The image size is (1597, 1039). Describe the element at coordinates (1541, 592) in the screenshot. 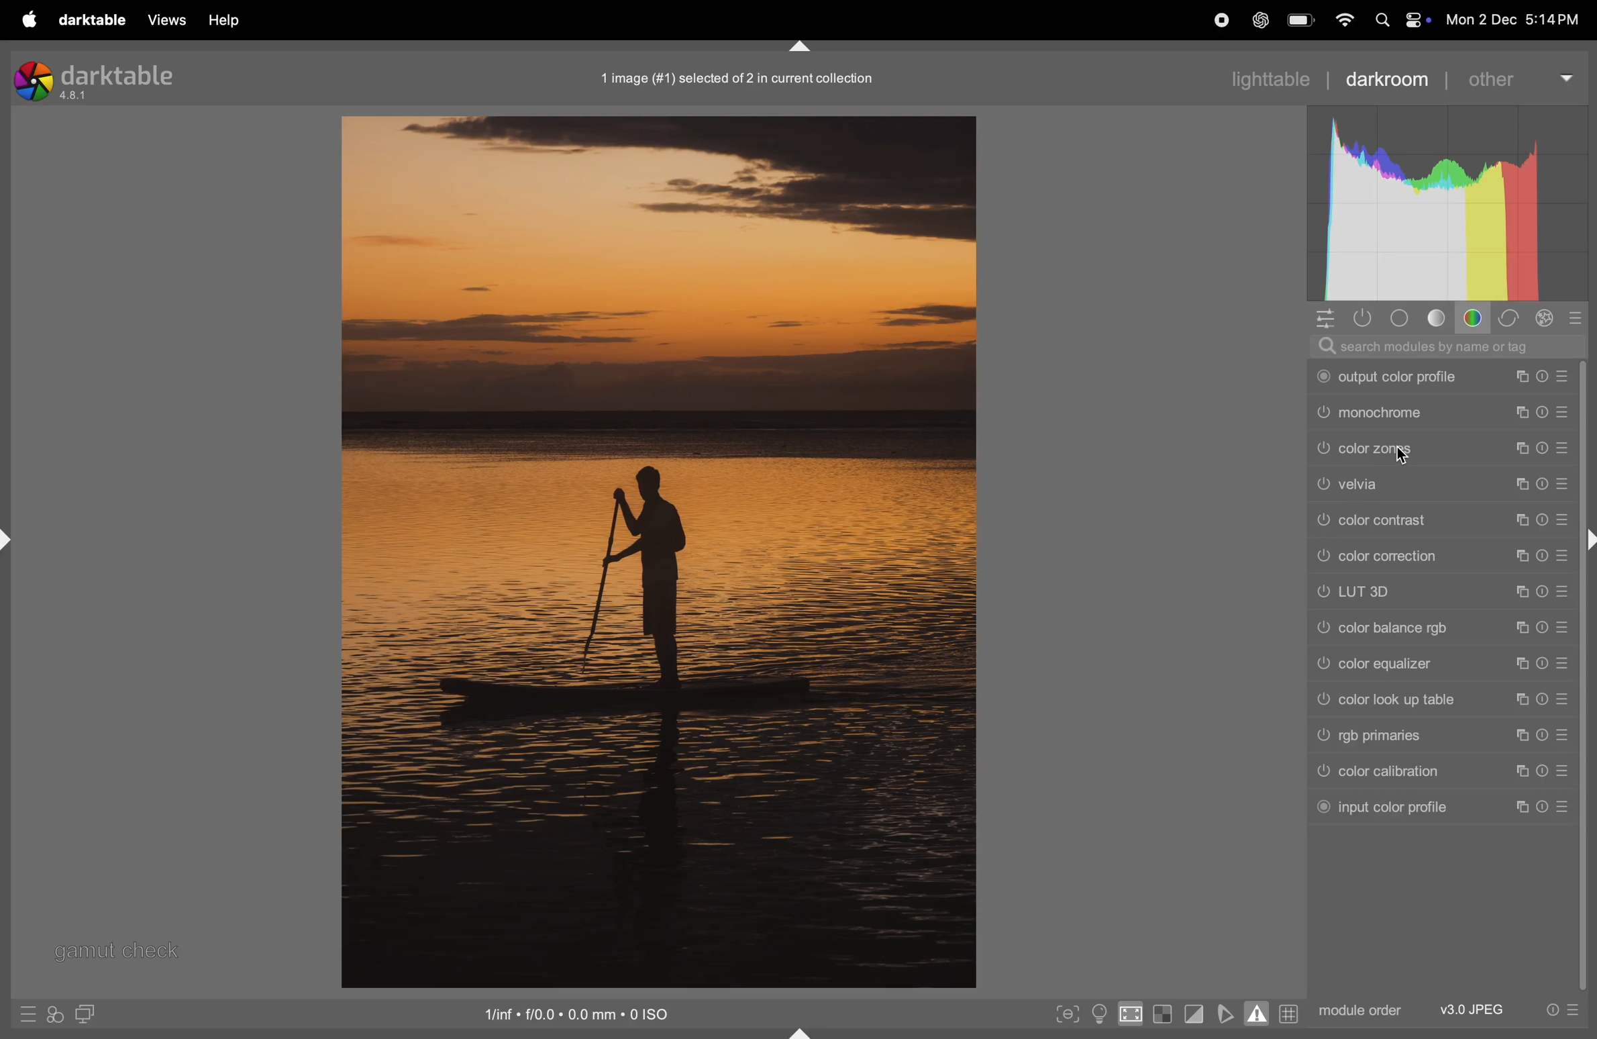

I see `Timer` at that location.